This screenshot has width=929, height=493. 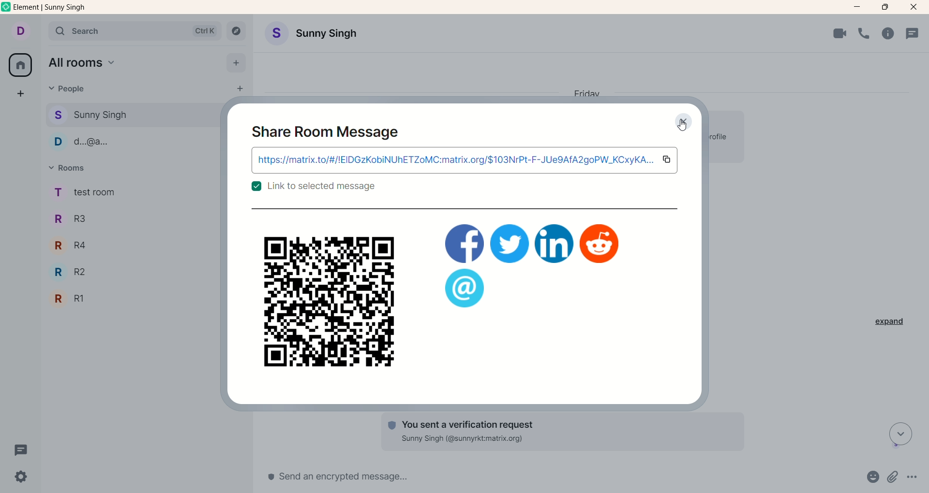 I want to click on link, so click(x=453, y=161).